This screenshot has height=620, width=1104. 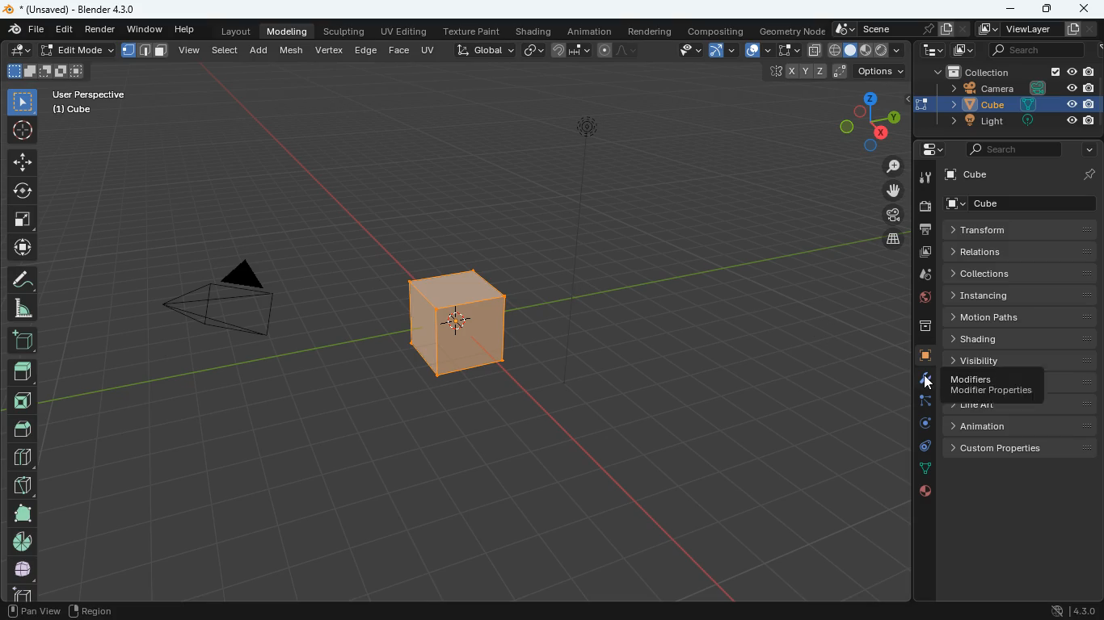 What do you see at coordinates (1022, 295) in the screenshot?
I see `instancing` at bounding box center [1022, 295].